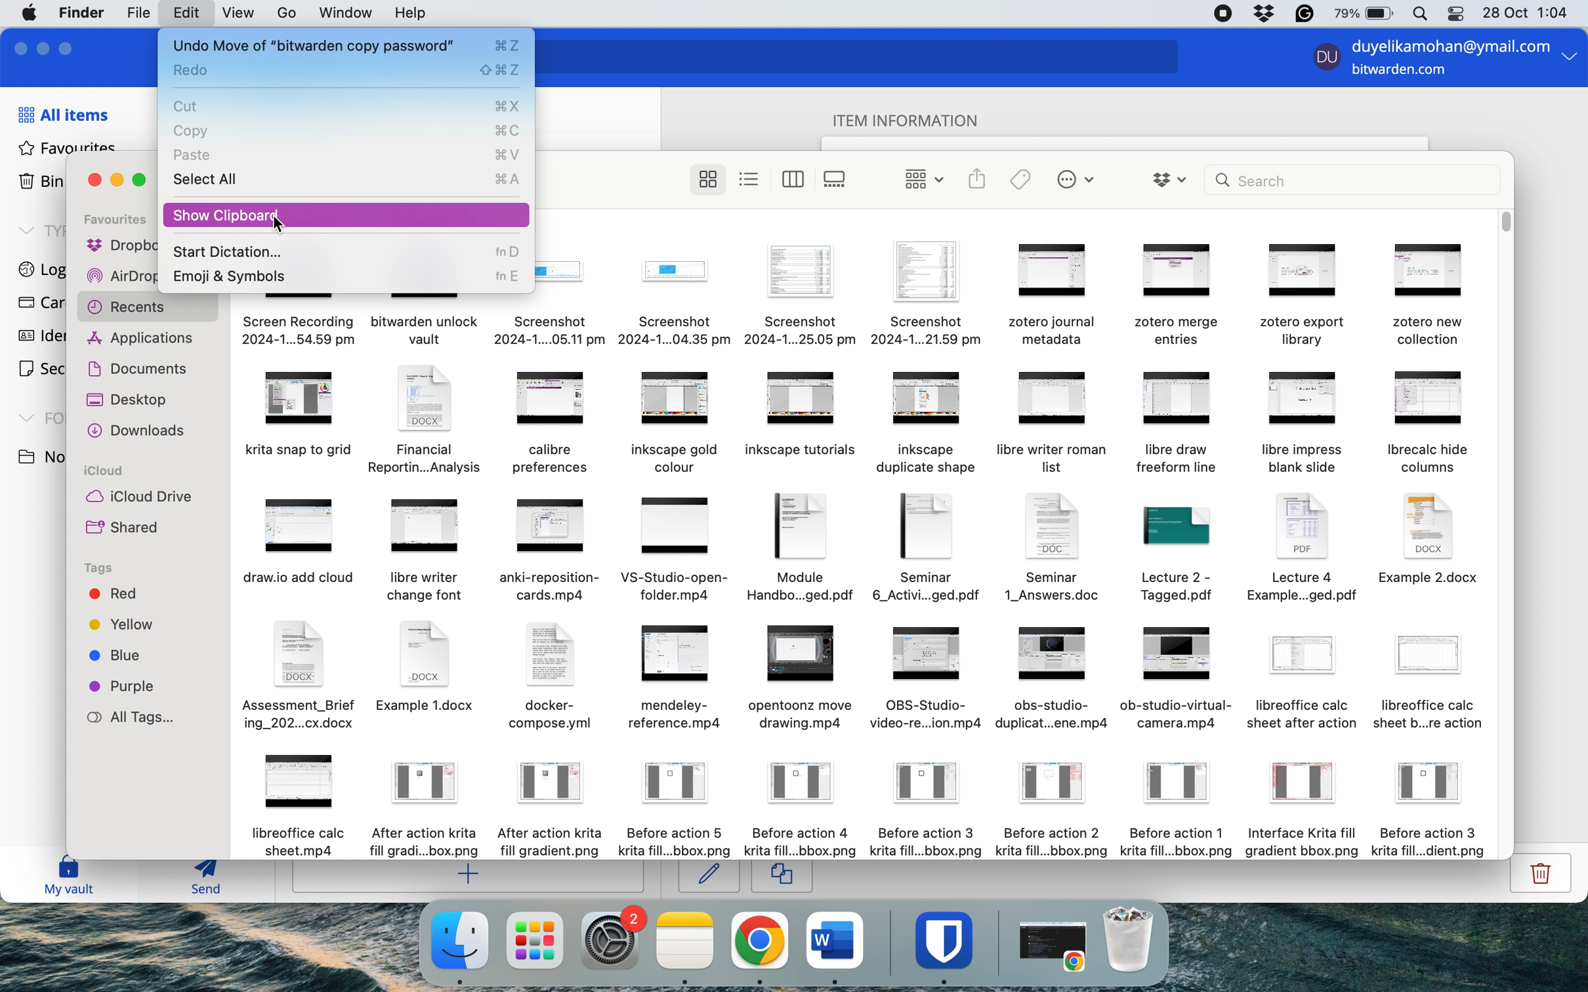 This screenshot has height=992, width=1588. What do you see at coordinates (1264, 14) in the screenshot?
I see `dropbox` at bounding box center [1264, 14].